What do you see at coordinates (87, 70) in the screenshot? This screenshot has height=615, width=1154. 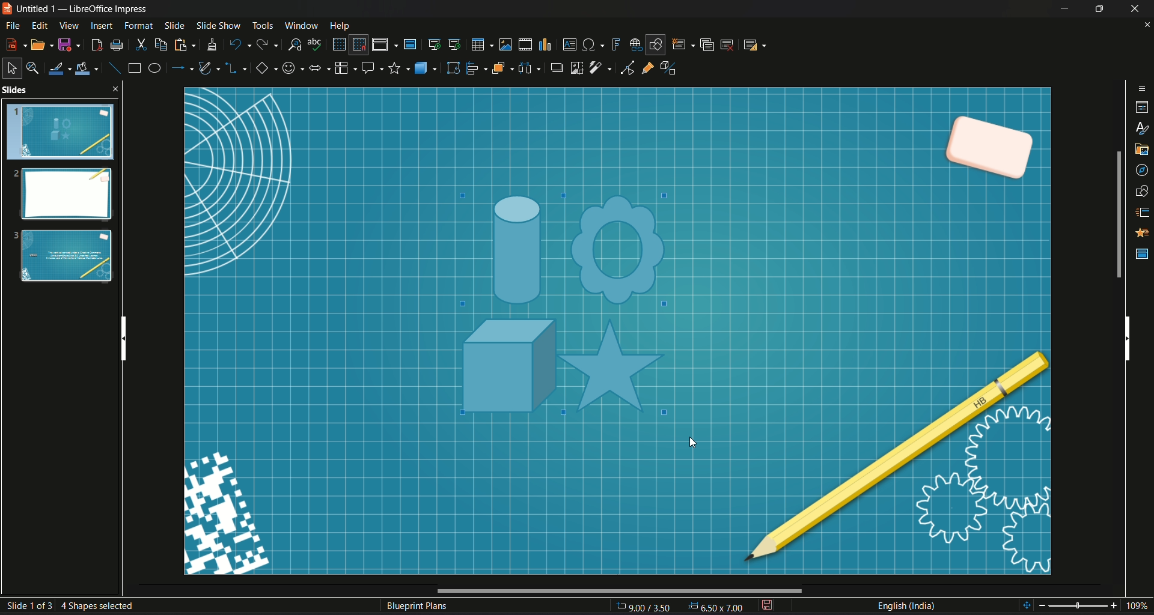 I see `fill color` at bounding box center [87, 70].